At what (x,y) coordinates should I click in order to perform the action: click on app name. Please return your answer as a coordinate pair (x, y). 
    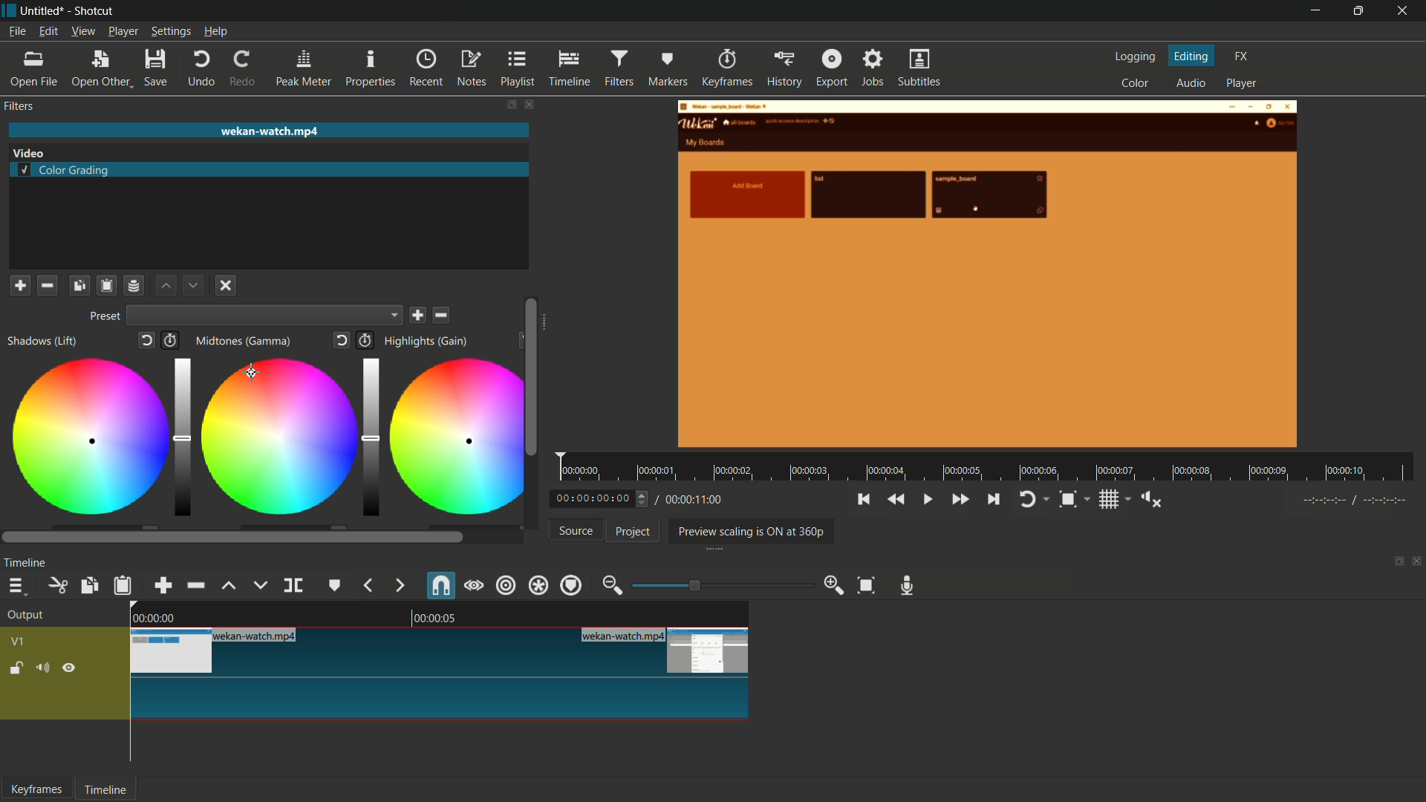
    Looking at the image, I should click on (96, 12).